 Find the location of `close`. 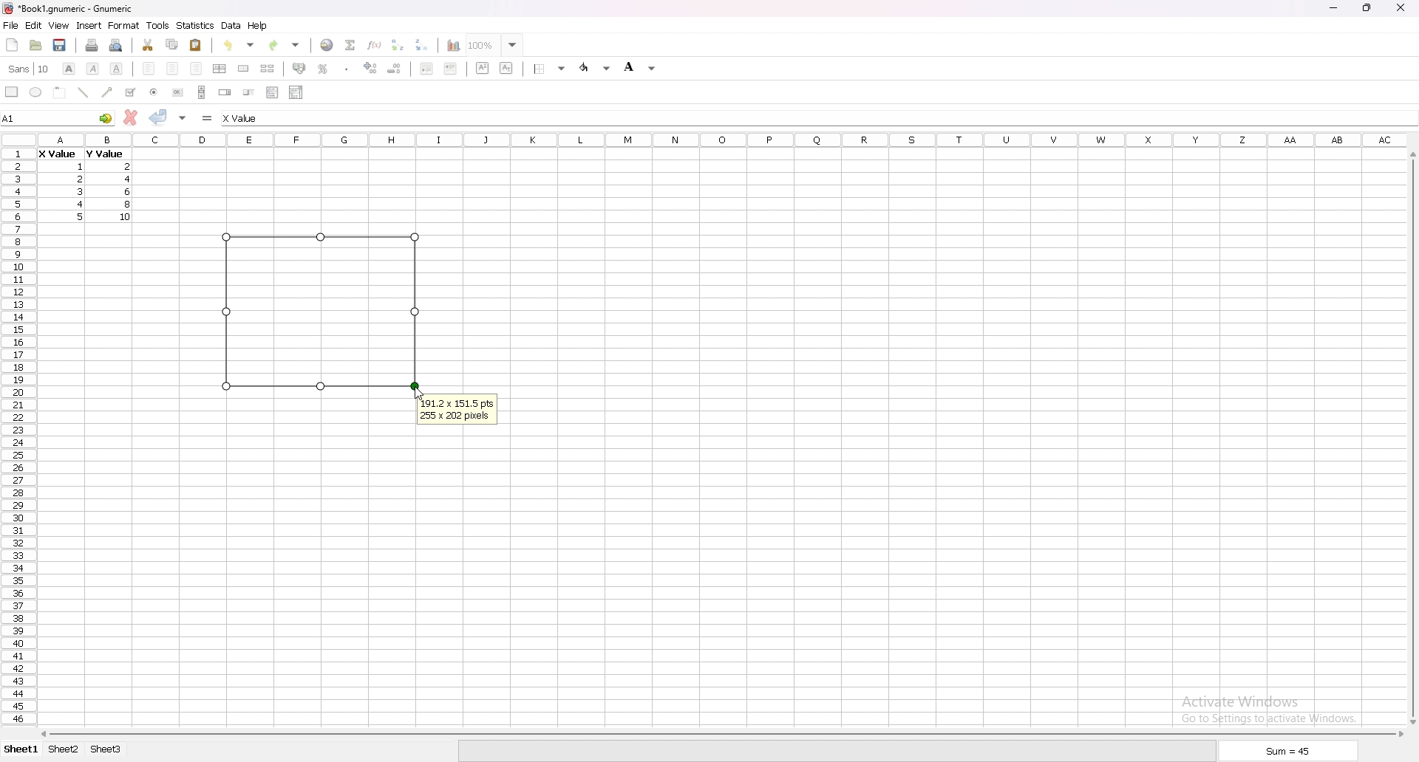

close is located at coordinates (1401, 7).